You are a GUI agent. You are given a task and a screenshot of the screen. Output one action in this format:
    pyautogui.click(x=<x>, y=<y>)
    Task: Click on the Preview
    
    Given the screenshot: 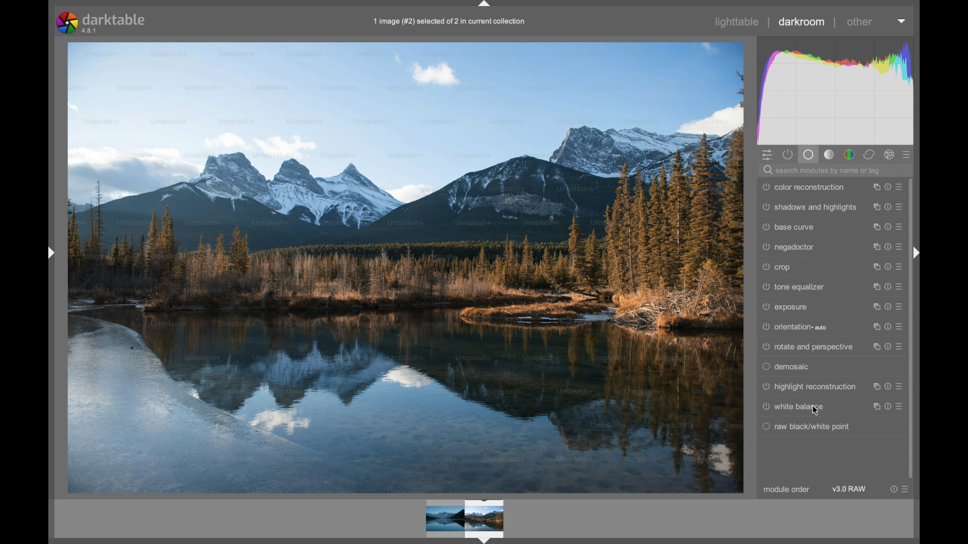 What is the action you would take?
    pyautogui.click(x=468, y=521)
    